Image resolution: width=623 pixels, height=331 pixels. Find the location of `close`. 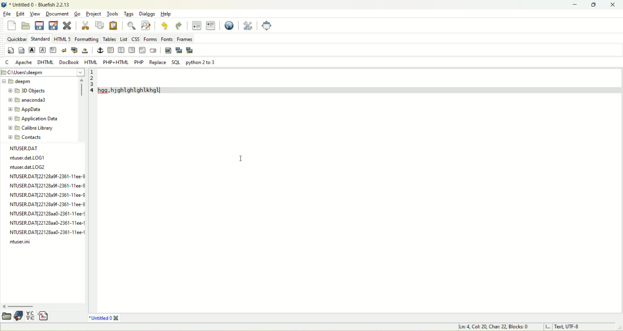

close is located at coordinates (67, 25).